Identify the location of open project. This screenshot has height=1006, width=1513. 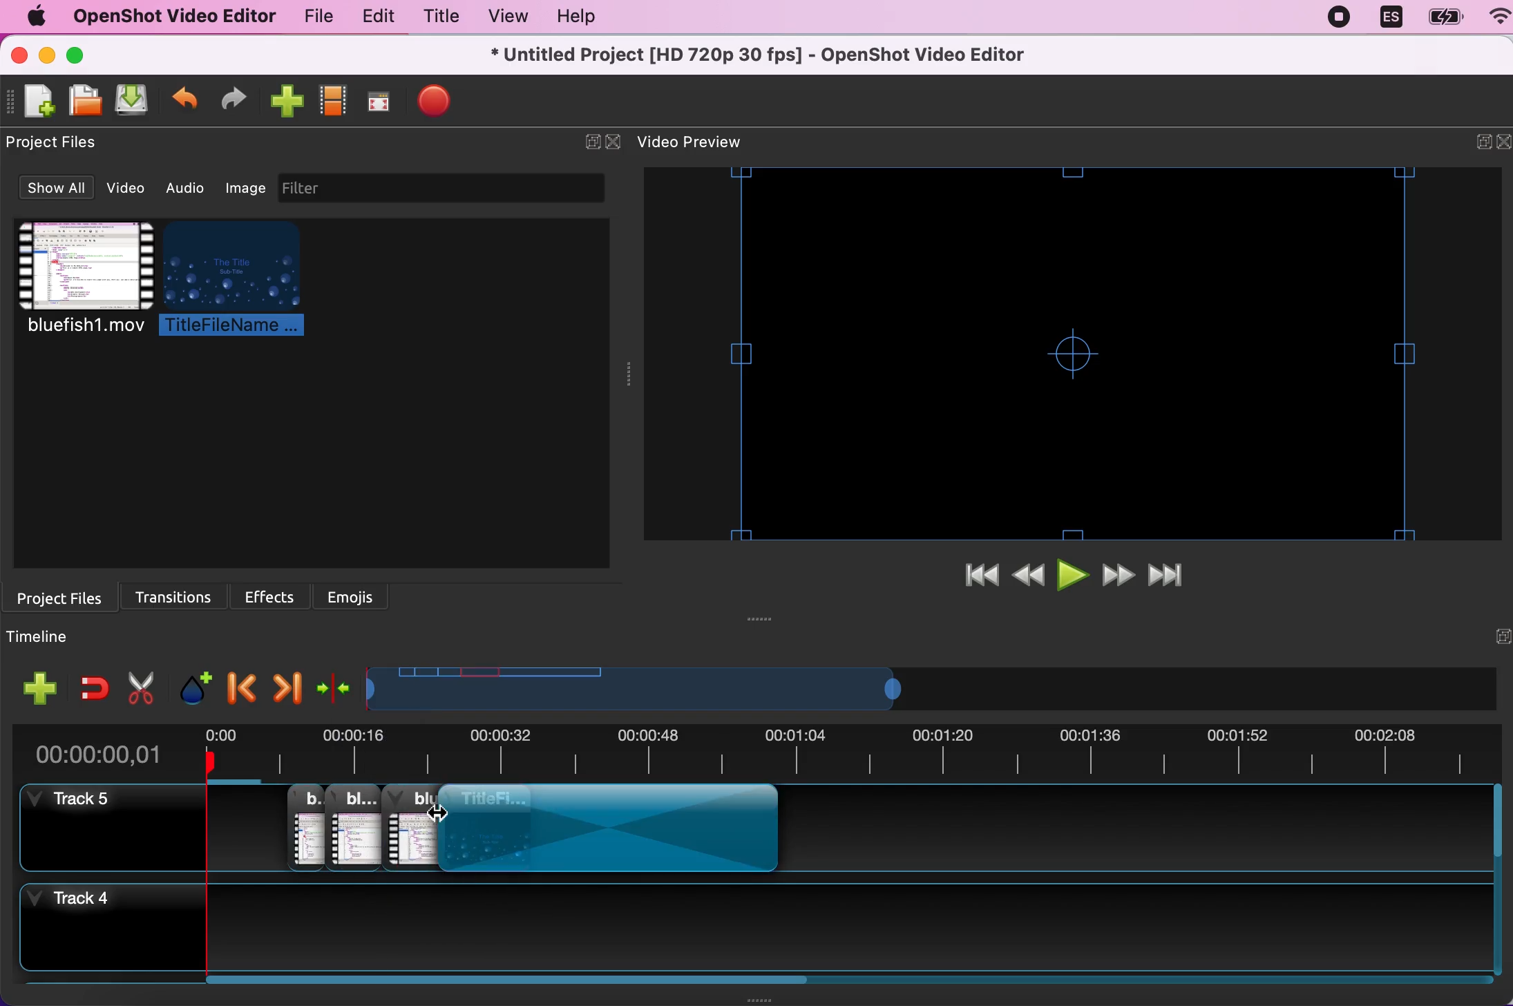
(83, 100).